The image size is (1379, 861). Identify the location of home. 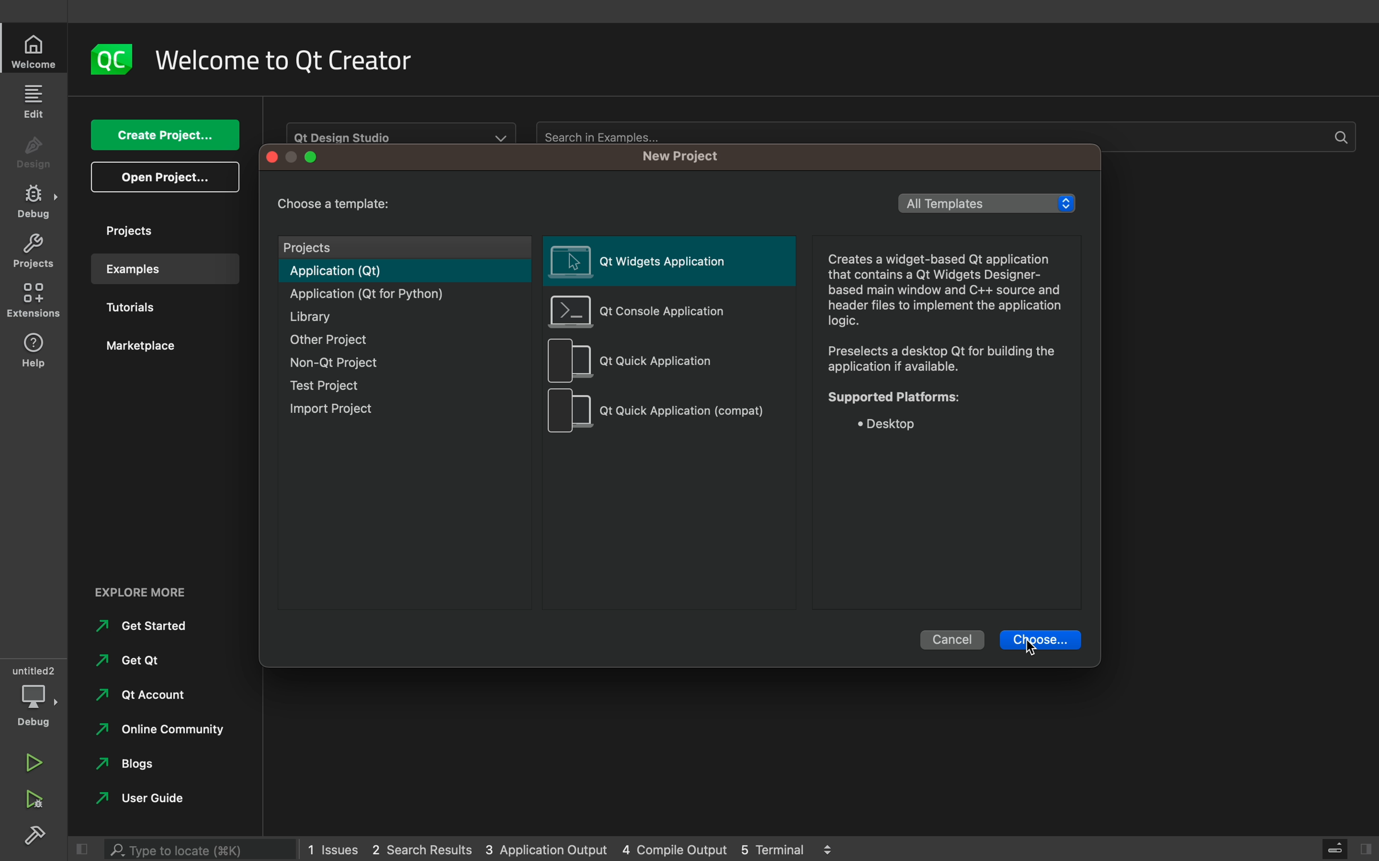
(36, 51).